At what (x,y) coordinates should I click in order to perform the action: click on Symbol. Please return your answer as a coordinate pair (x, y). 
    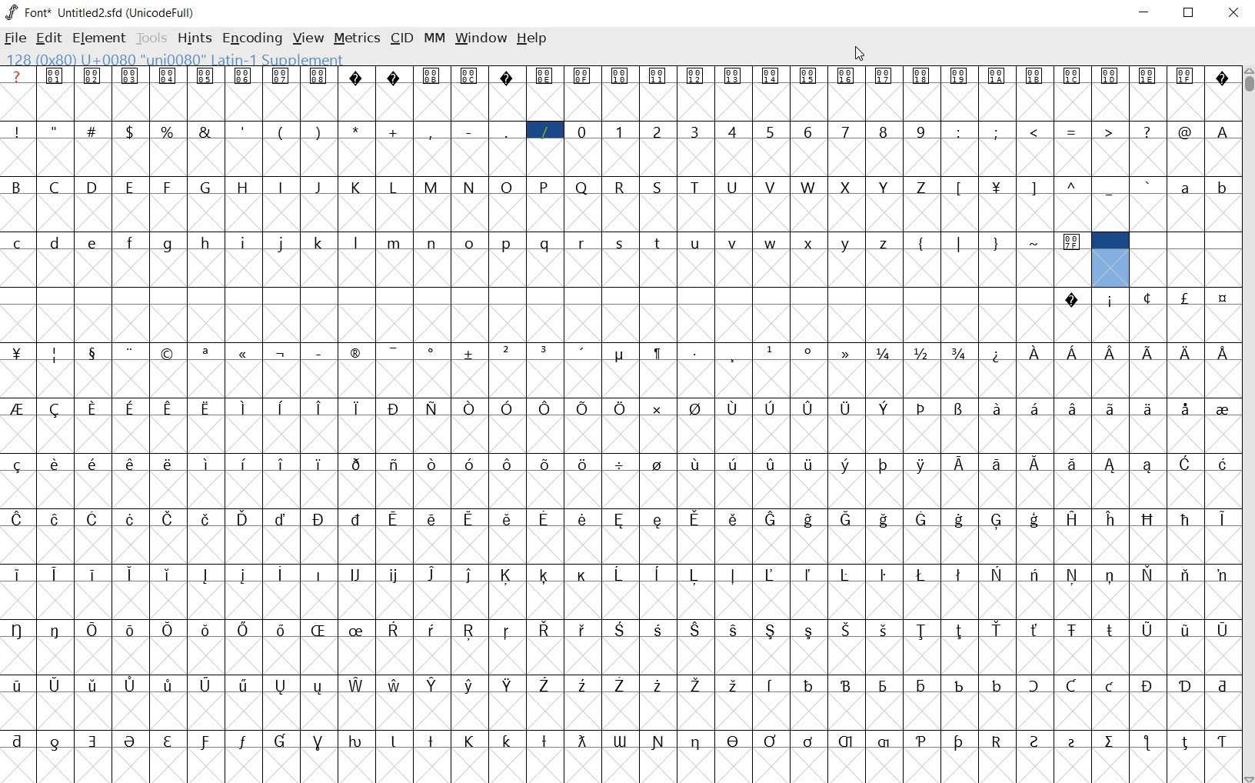
    Looking at the image, I should click on (695, 76).